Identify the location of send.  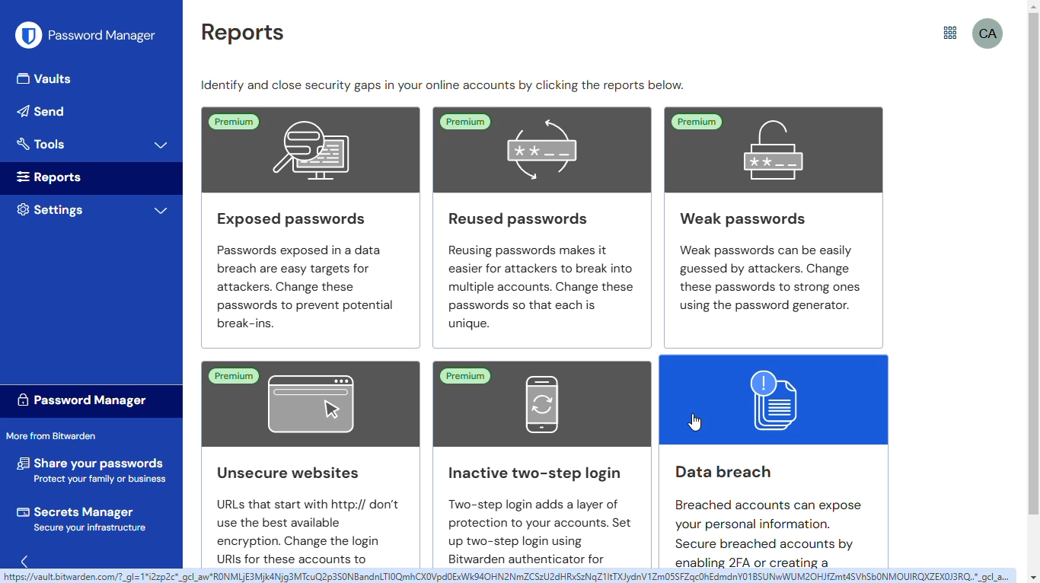
(43, 111).